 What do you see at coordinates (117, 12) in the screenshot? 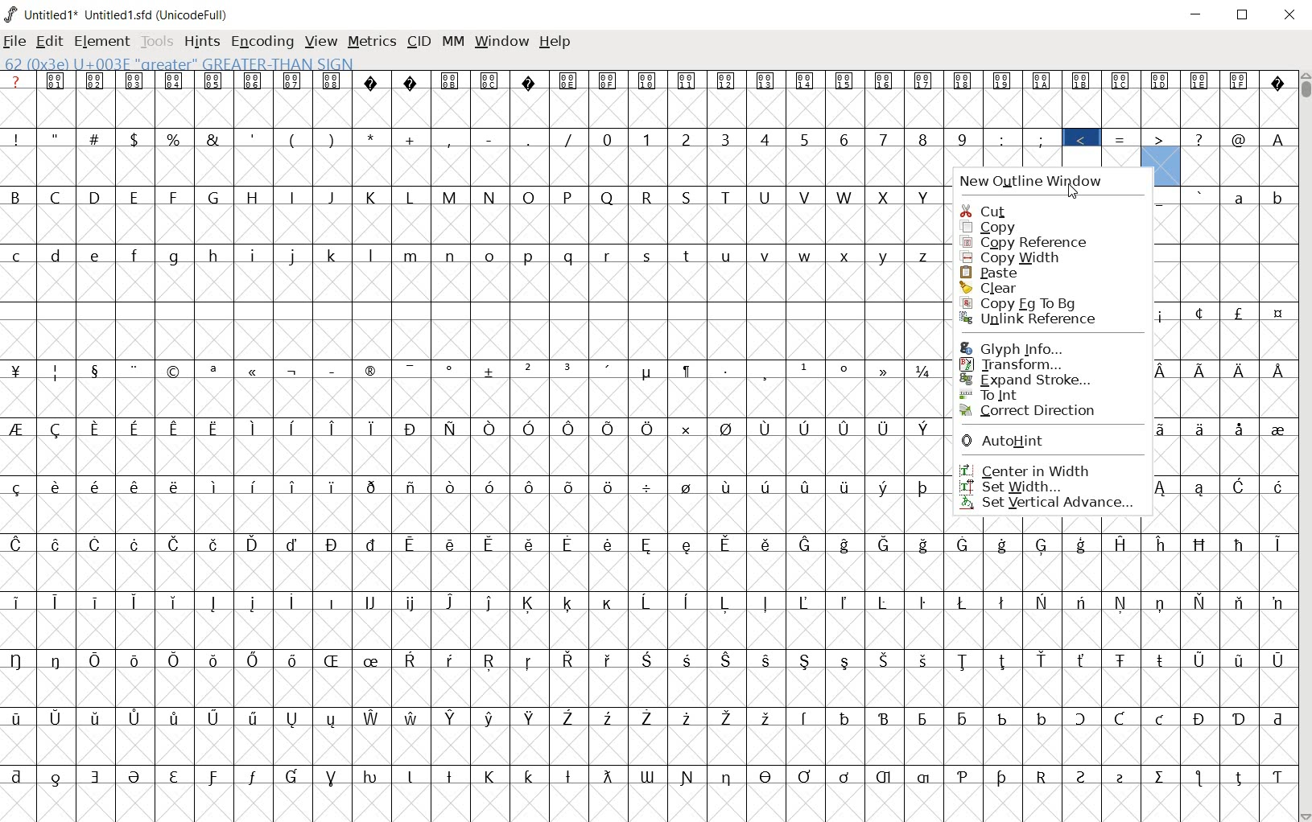
I see `Untitled1 Untitled1.sfd (UnicodeFull)` at bounding box center [117, 12].